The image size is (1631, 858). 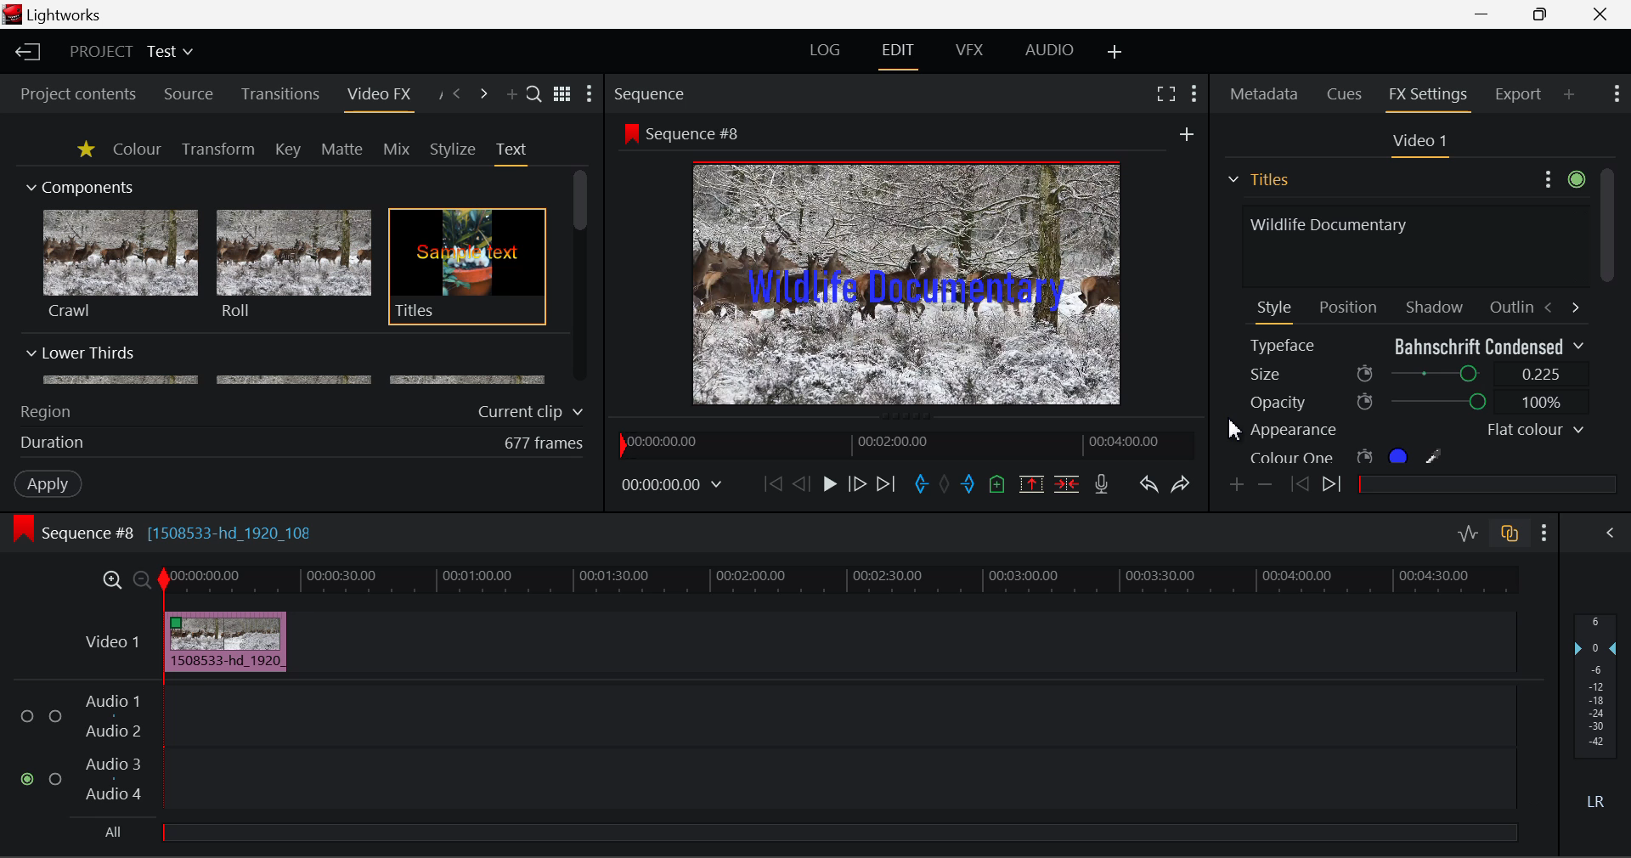 I want to click on Move between Tabs, so click(x=1561, y=306).